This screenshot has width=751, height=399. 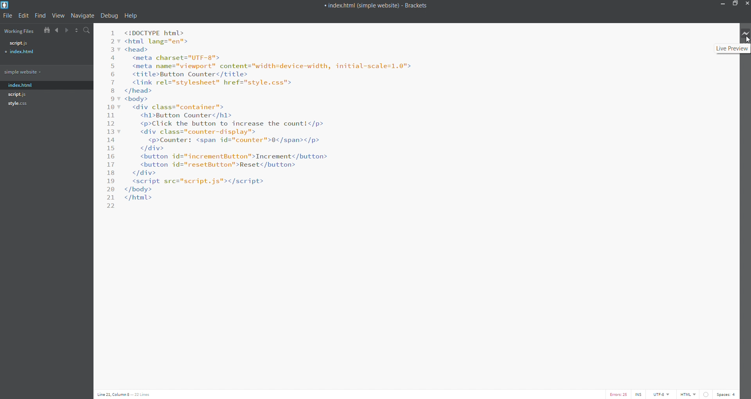 I want to click on live preview, so click(x=731, y=49).